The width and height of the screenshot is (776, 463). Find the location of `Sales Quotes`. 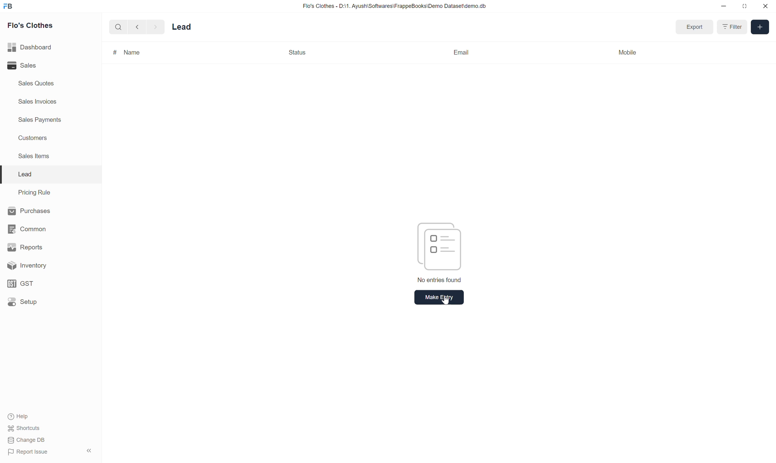

Sales Quotes is located at coordinates (37, 85).